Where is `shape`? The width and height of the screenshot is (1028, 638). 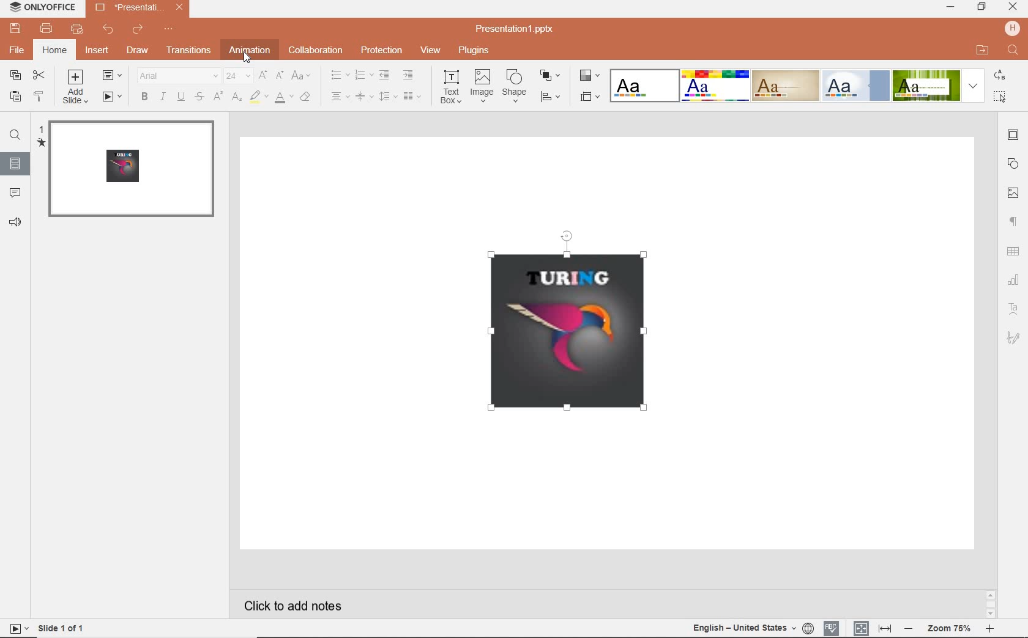
shape is located at coordinates (1013, 164).